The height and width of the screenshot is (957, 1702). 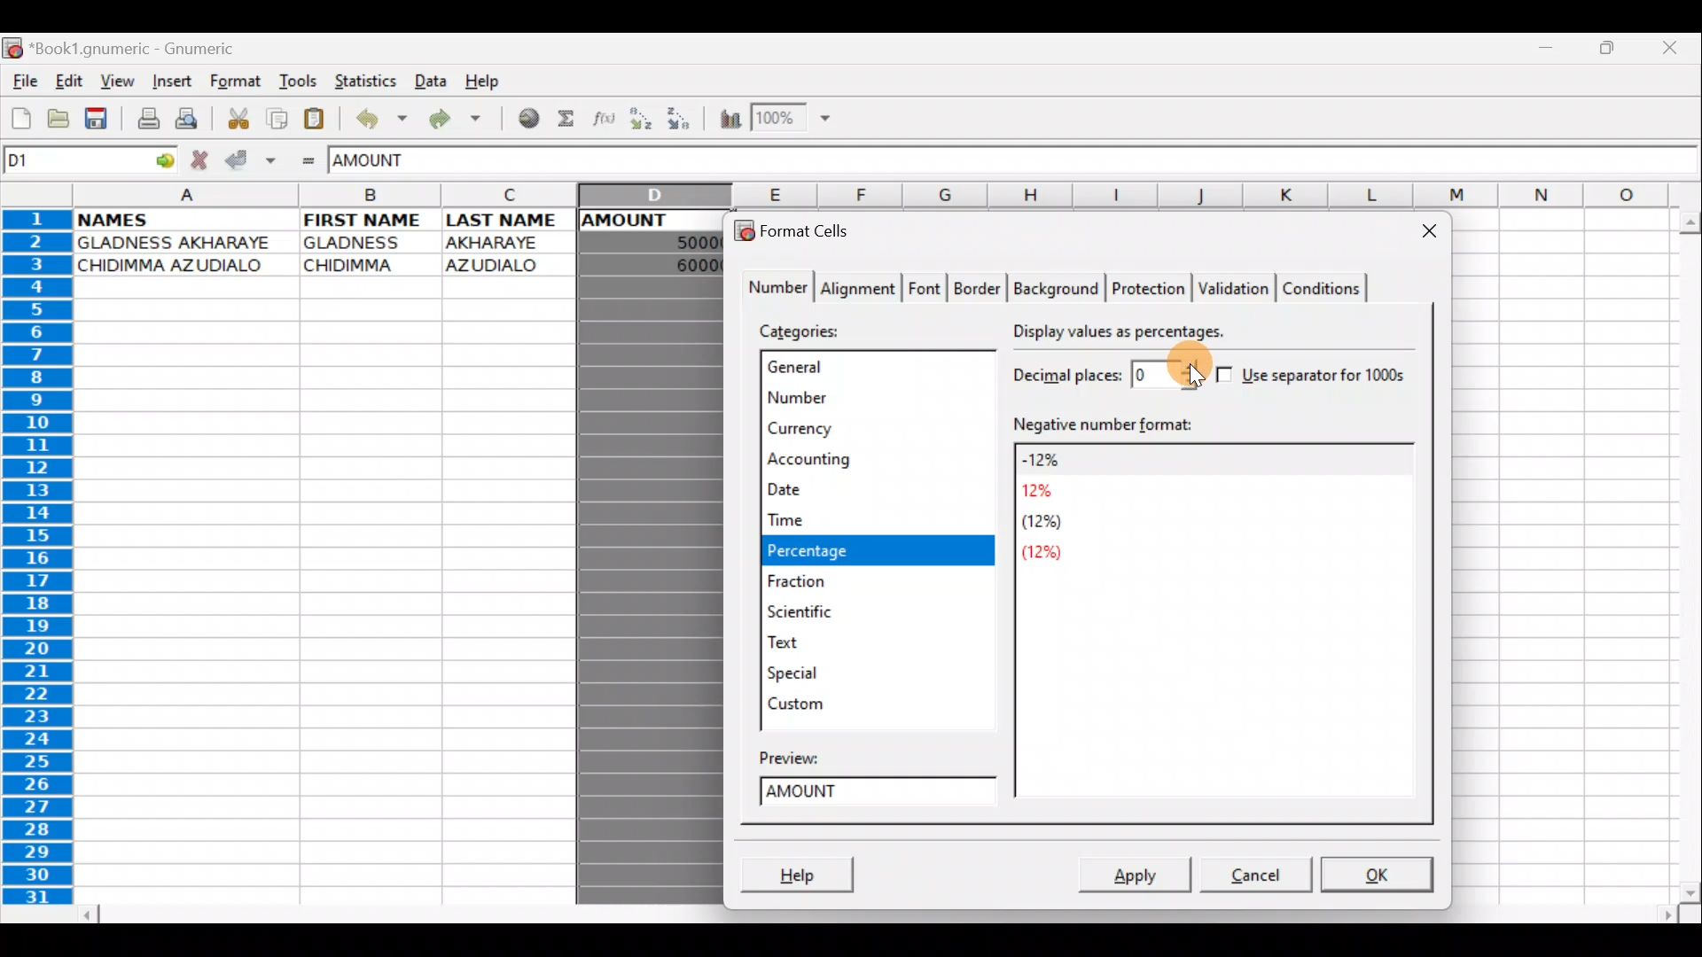 What do you see at coordinates (317, 117) in the screenshot?
I see `Paste clipboard` at bounding box center [317, 117].